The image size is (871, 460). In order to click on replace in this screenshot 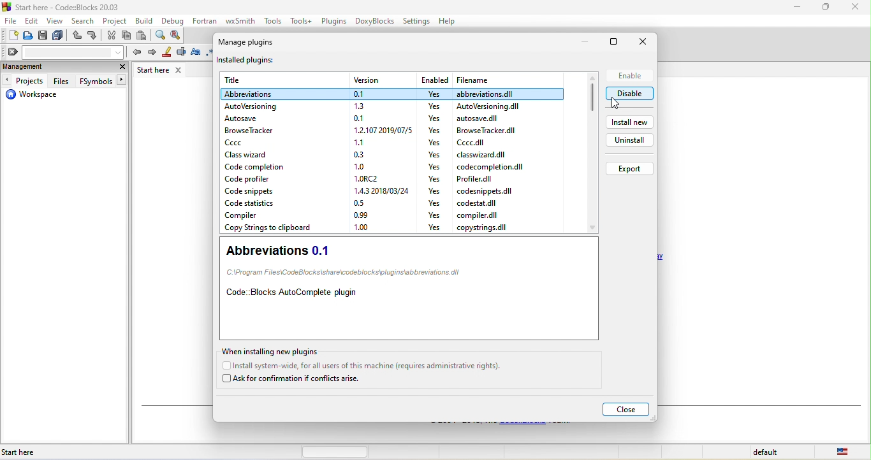, I will do `click(177, 34)`.